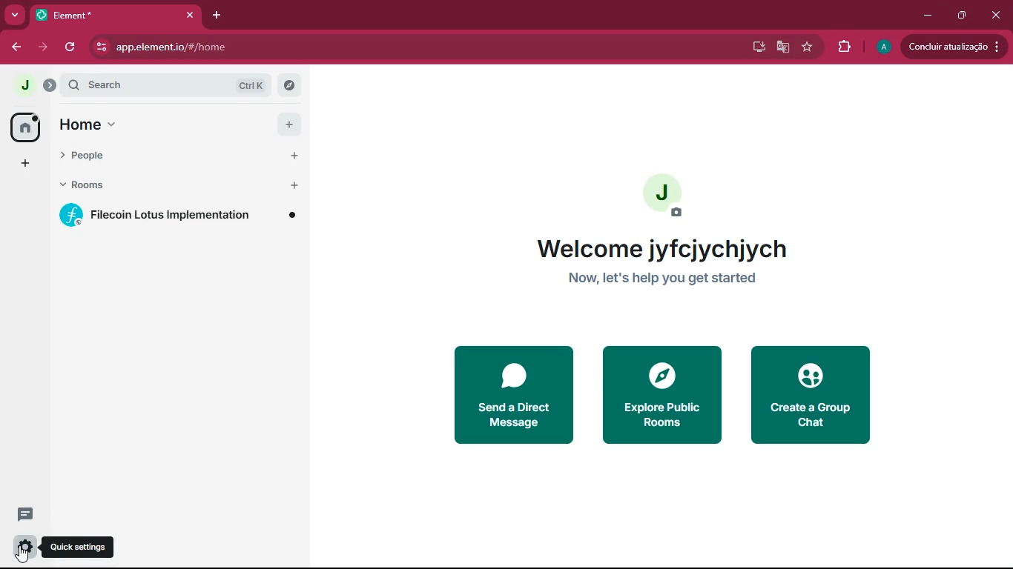  What do you see at coordinates (71, 47) in the screenshot?
I see `refersh` at bounding box center [71, 47].